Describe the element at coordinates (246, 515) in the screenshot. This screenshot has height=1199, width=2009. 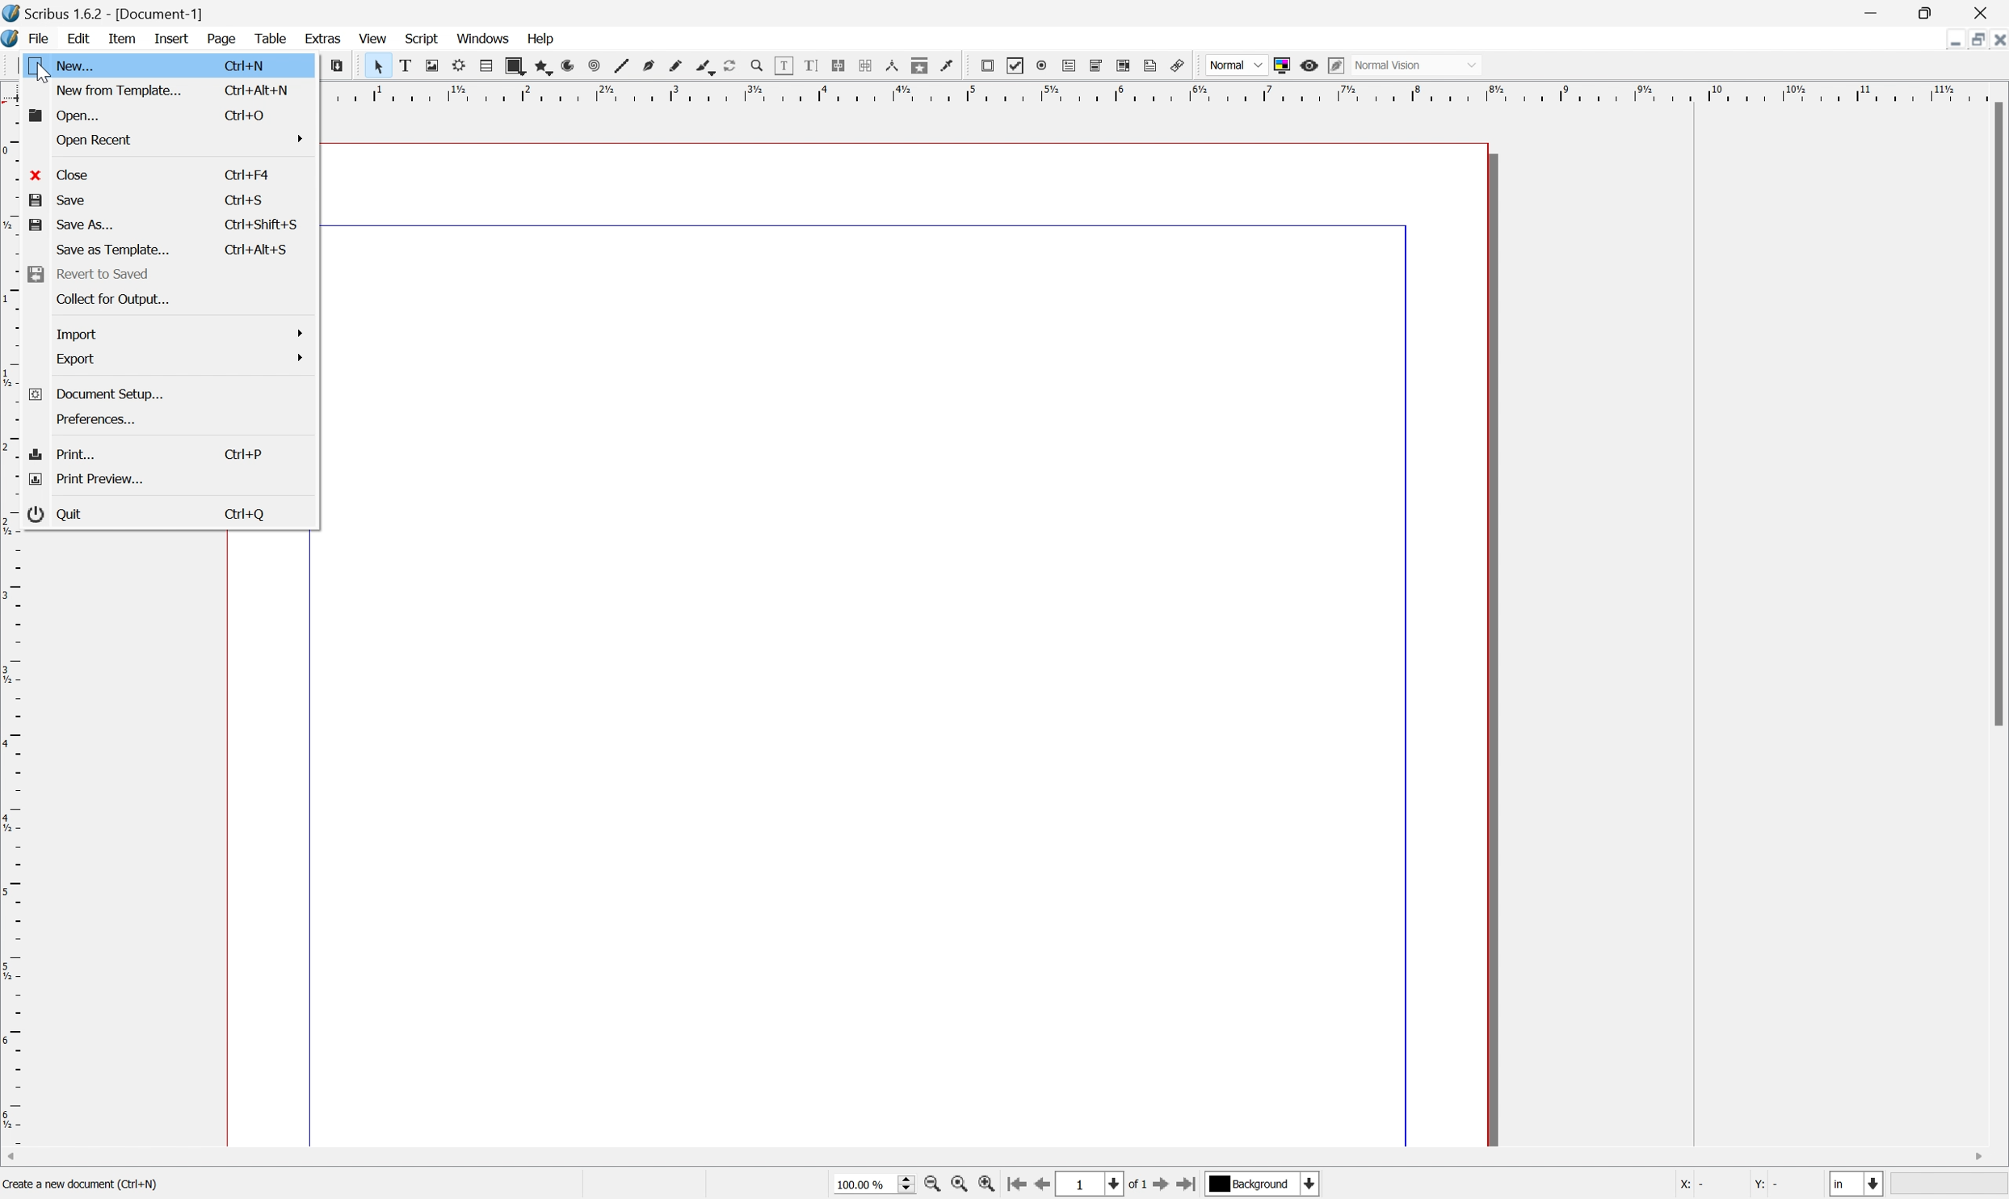
I see `ctrl+q` at that location.